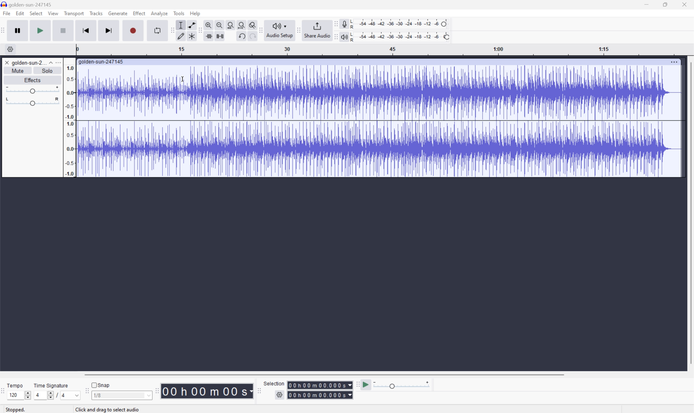 The height and width of the screenshot is (413, 694). Describe the element at coordinates (159, 13) in the screenshot. I see `Analyze` at that location.